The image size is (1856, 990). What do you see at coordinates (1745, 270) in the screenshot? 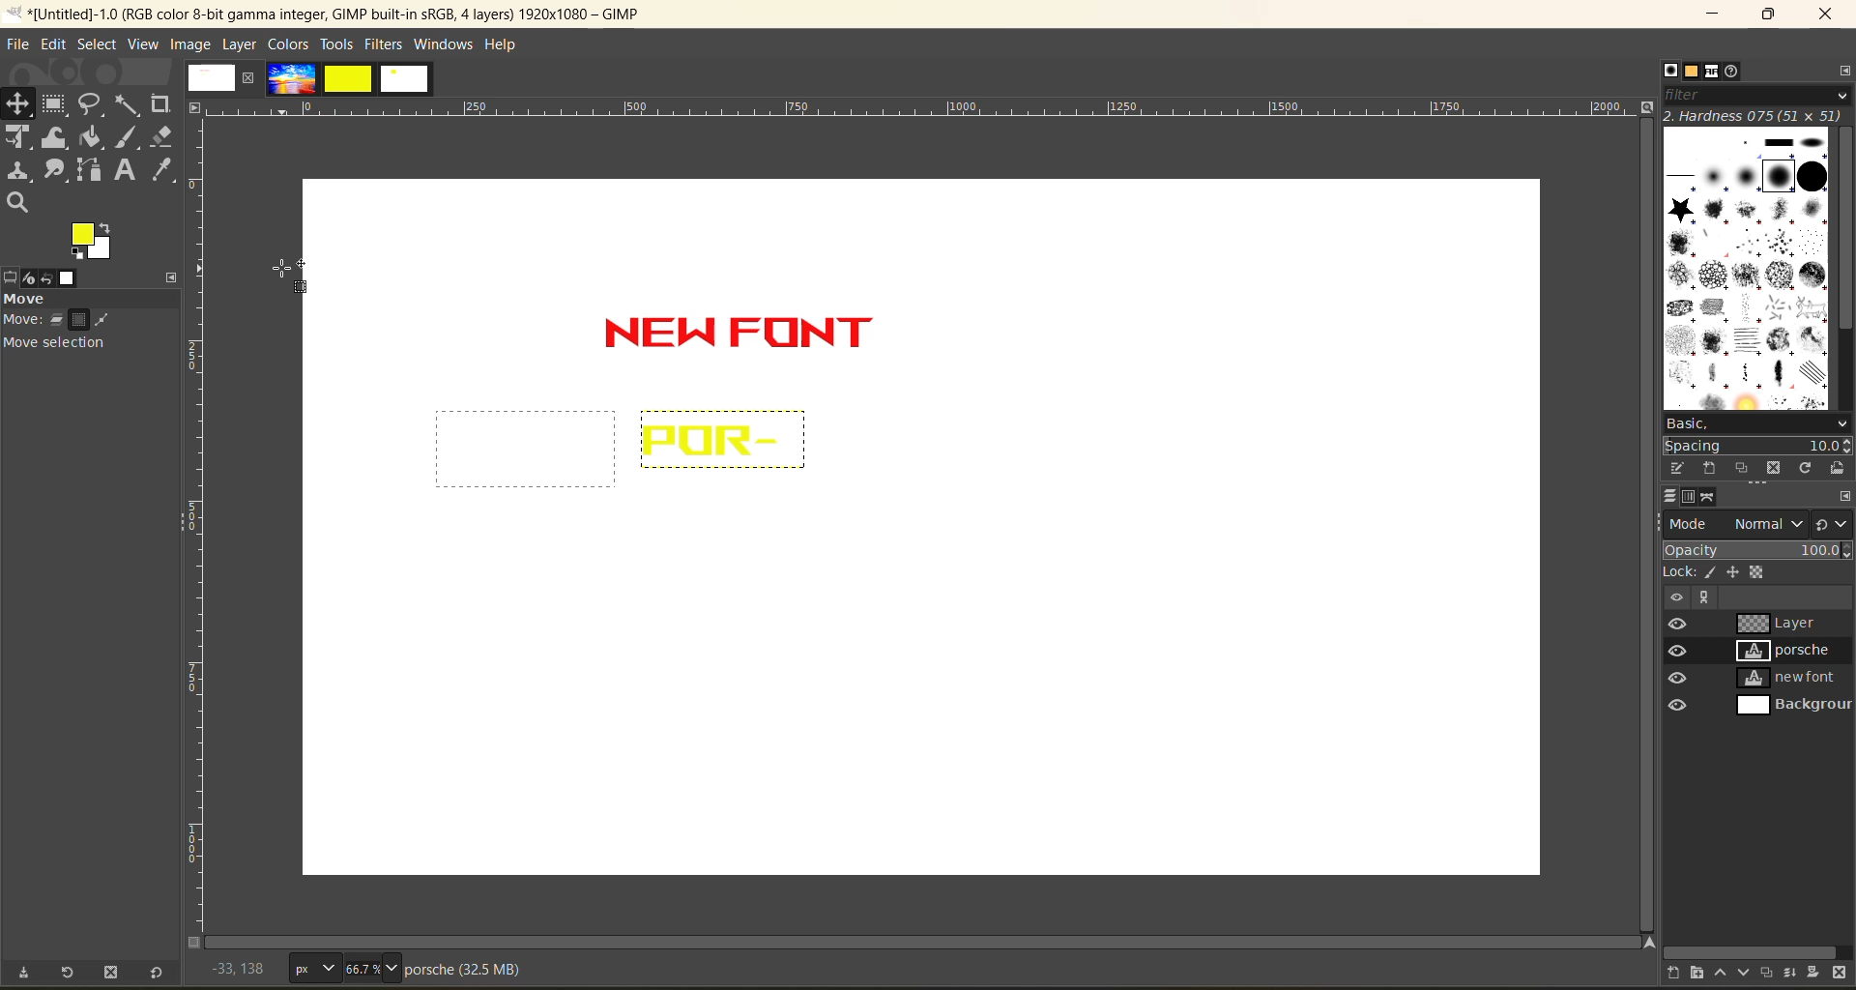
I see `brushes` at bounding box center [1745, 270].